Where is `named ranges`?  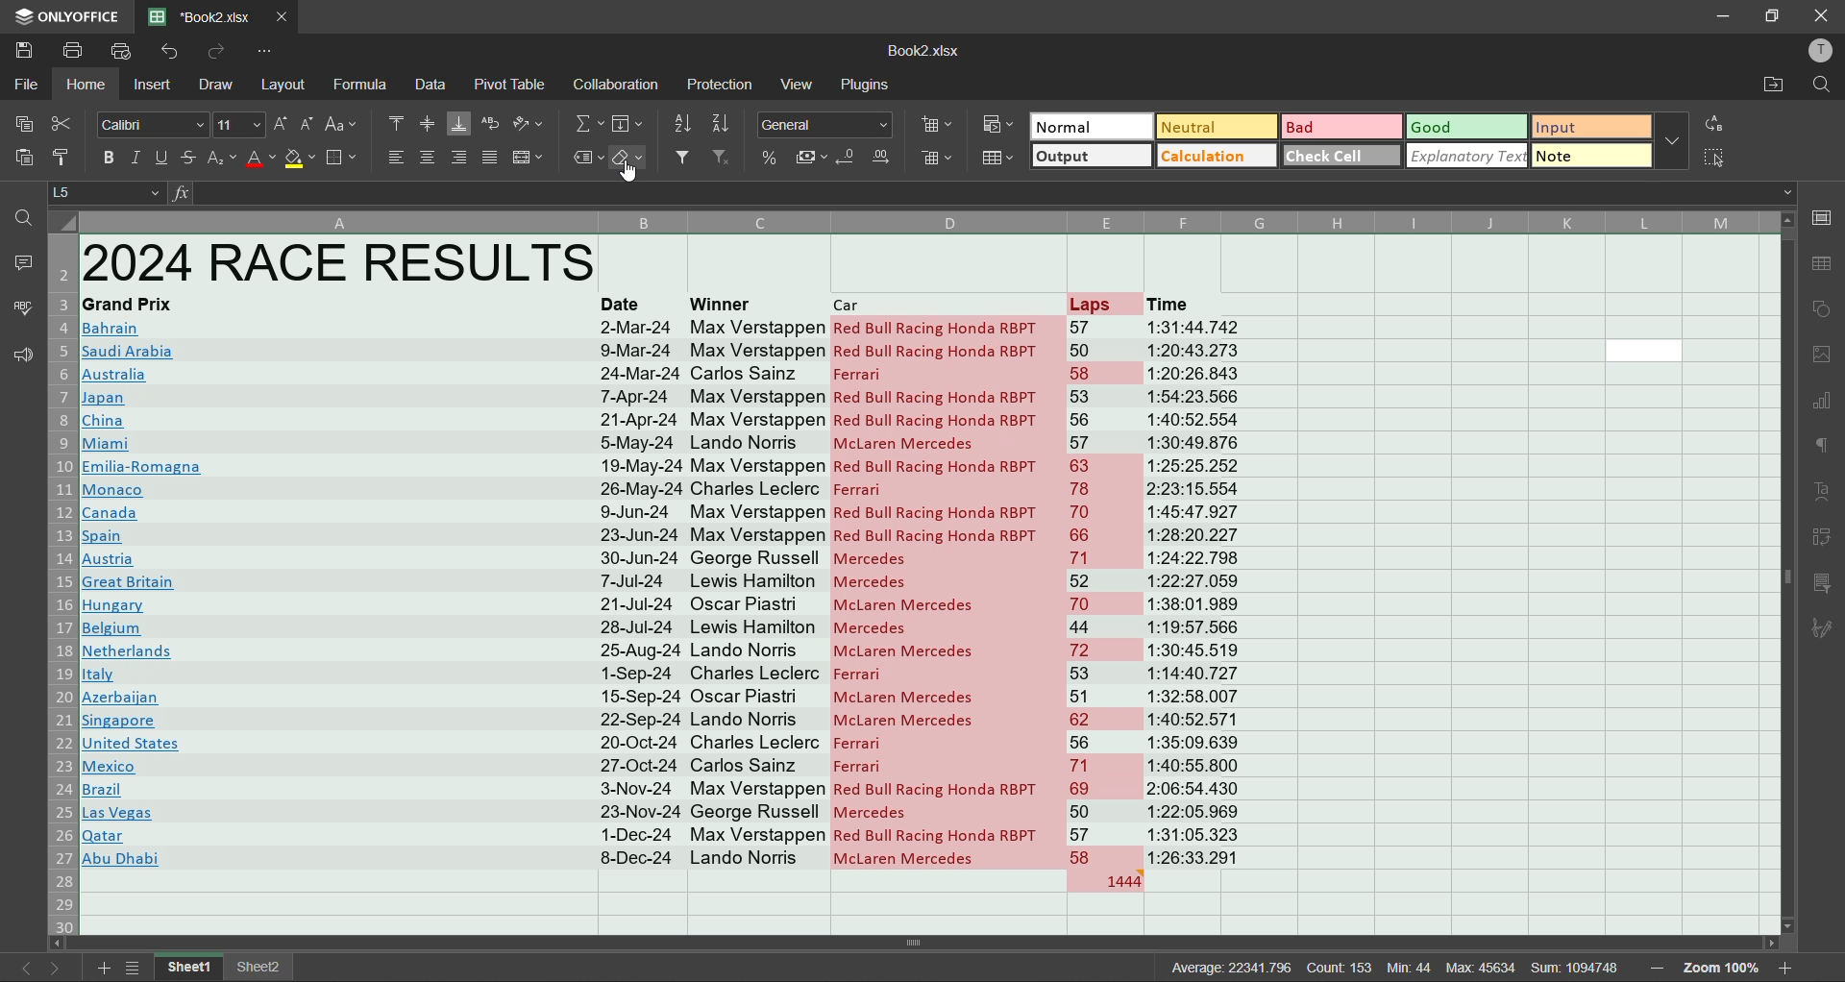 named ranges is located at coordinates (587, 161).